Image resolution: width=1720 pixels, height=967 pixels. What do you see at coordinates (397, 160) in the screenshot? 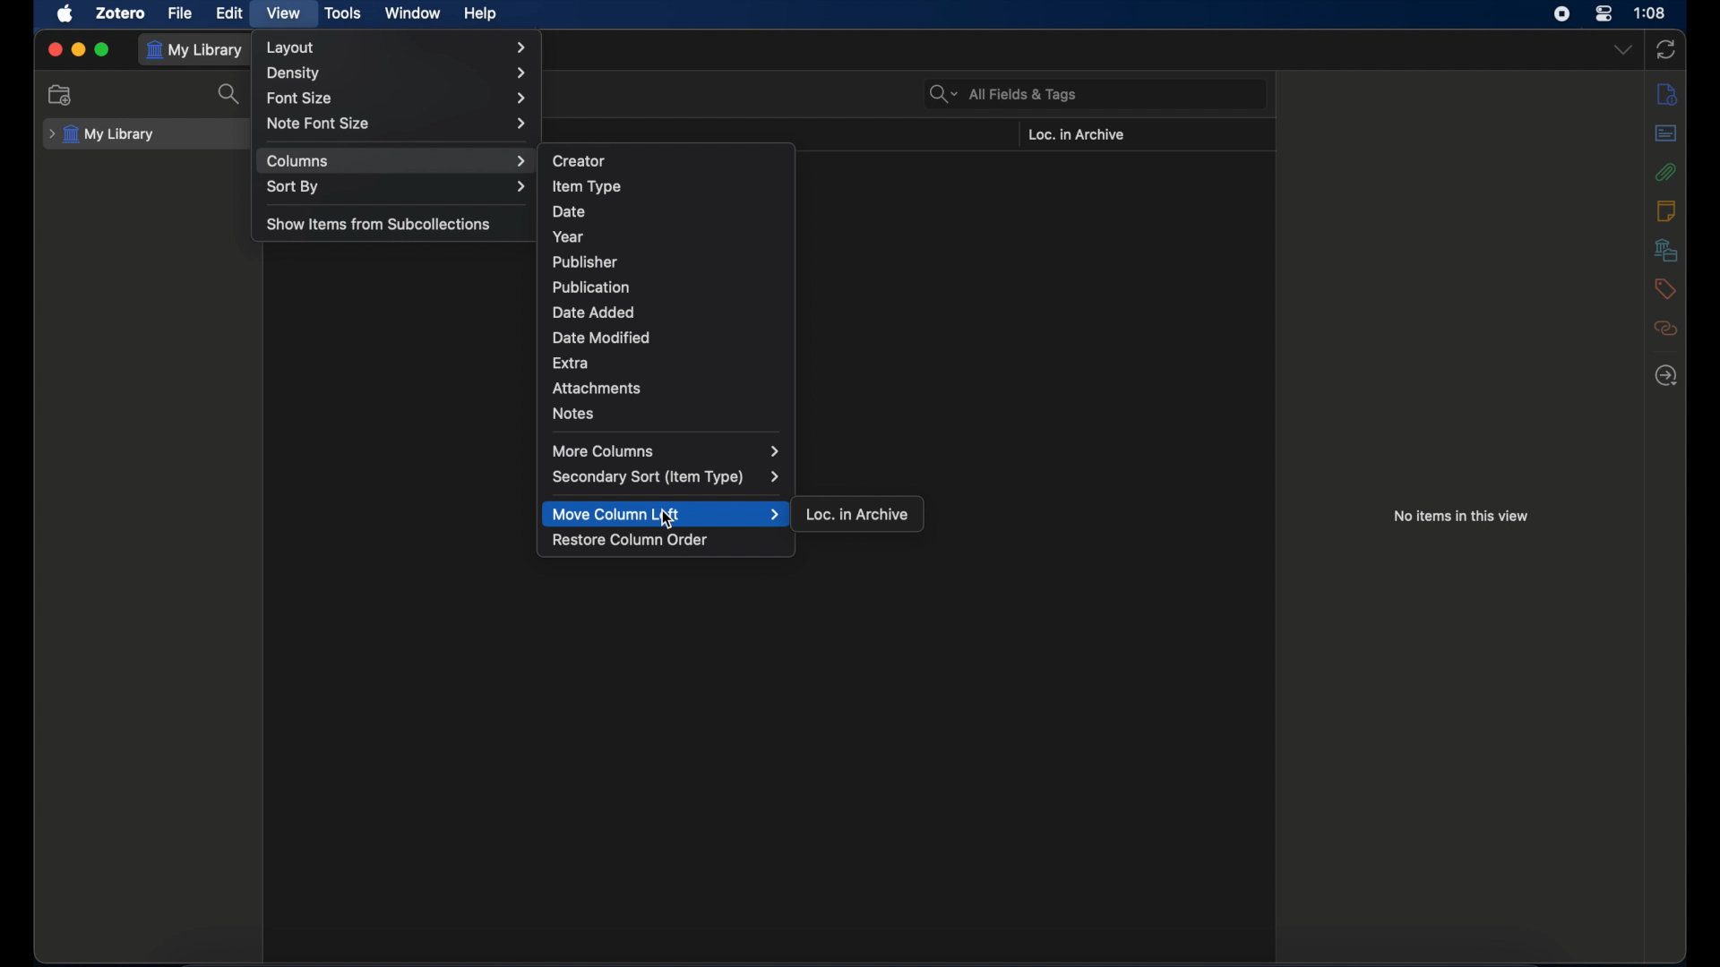
I see `columns` at bounding box center [397, 160].